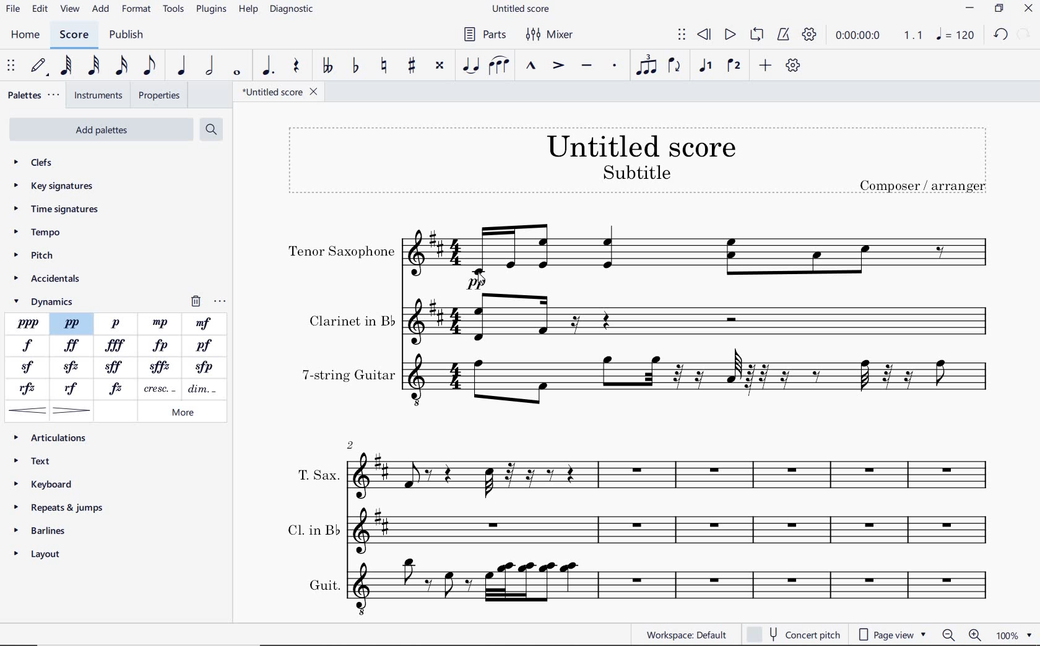  Describe the element at coordinates (28, 410) in the screenshot. I see `CRESCENDO HAIRPIN` at that location.